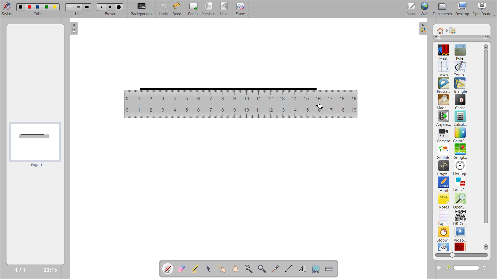  What do you see at coordinates (167, 268) in the screenshot?
I see `annotate document` at bounding box center [167, 268].